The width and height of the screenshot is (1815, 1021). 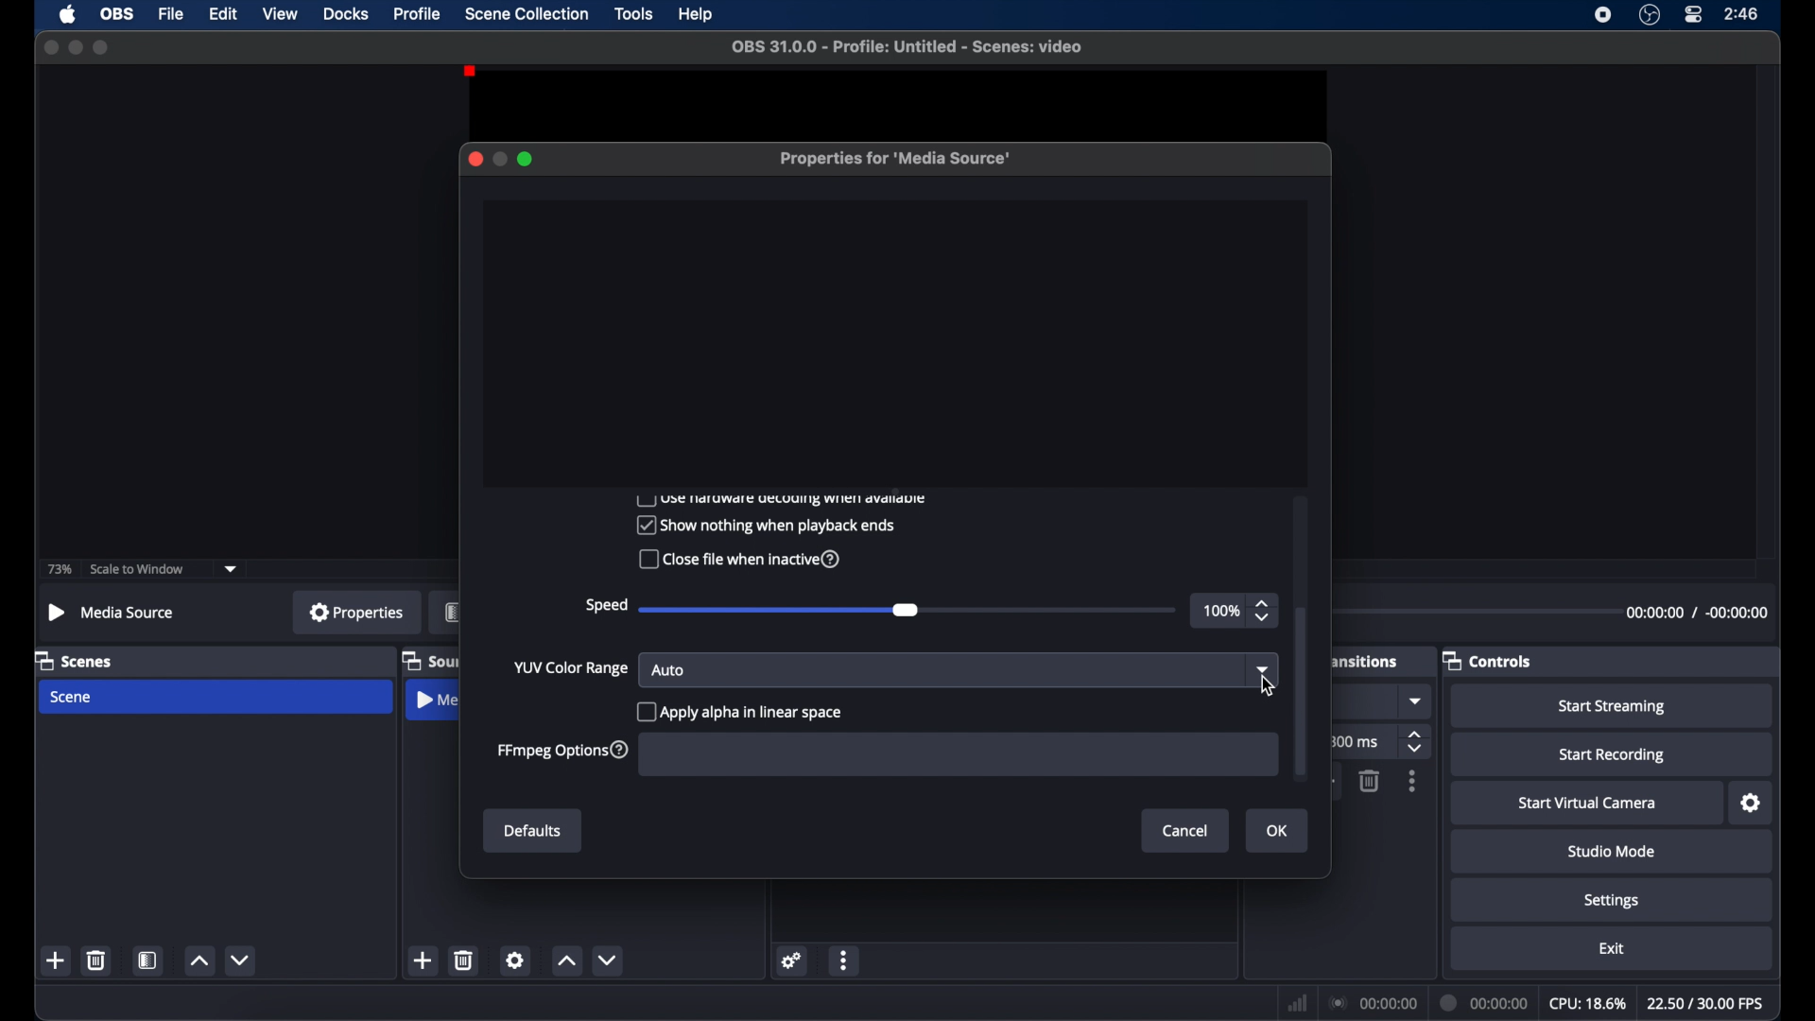 What do you see at coordinates (1603, 14) in the screenshot?
I see `screen recorder icon` at bounding box center [1603, 14].